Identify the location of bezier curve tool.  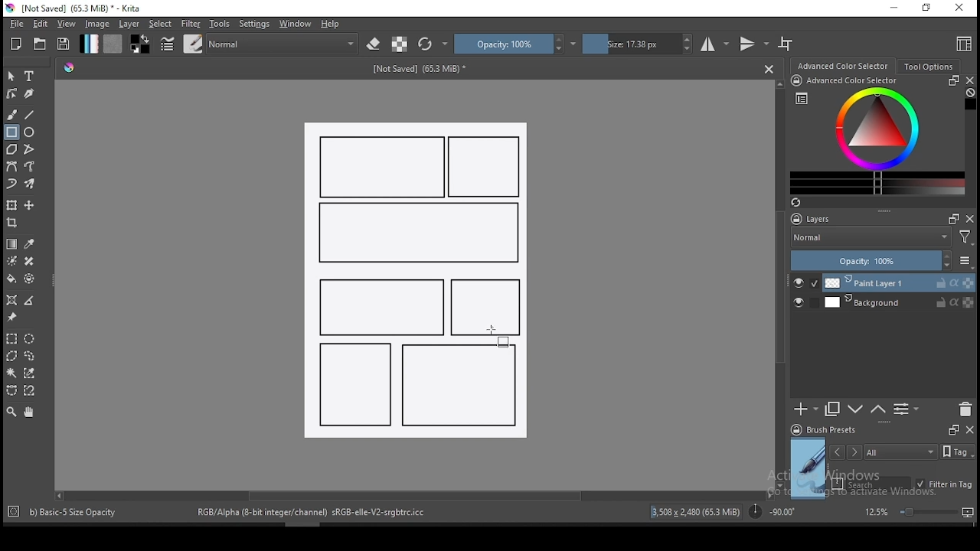
(11, 168).